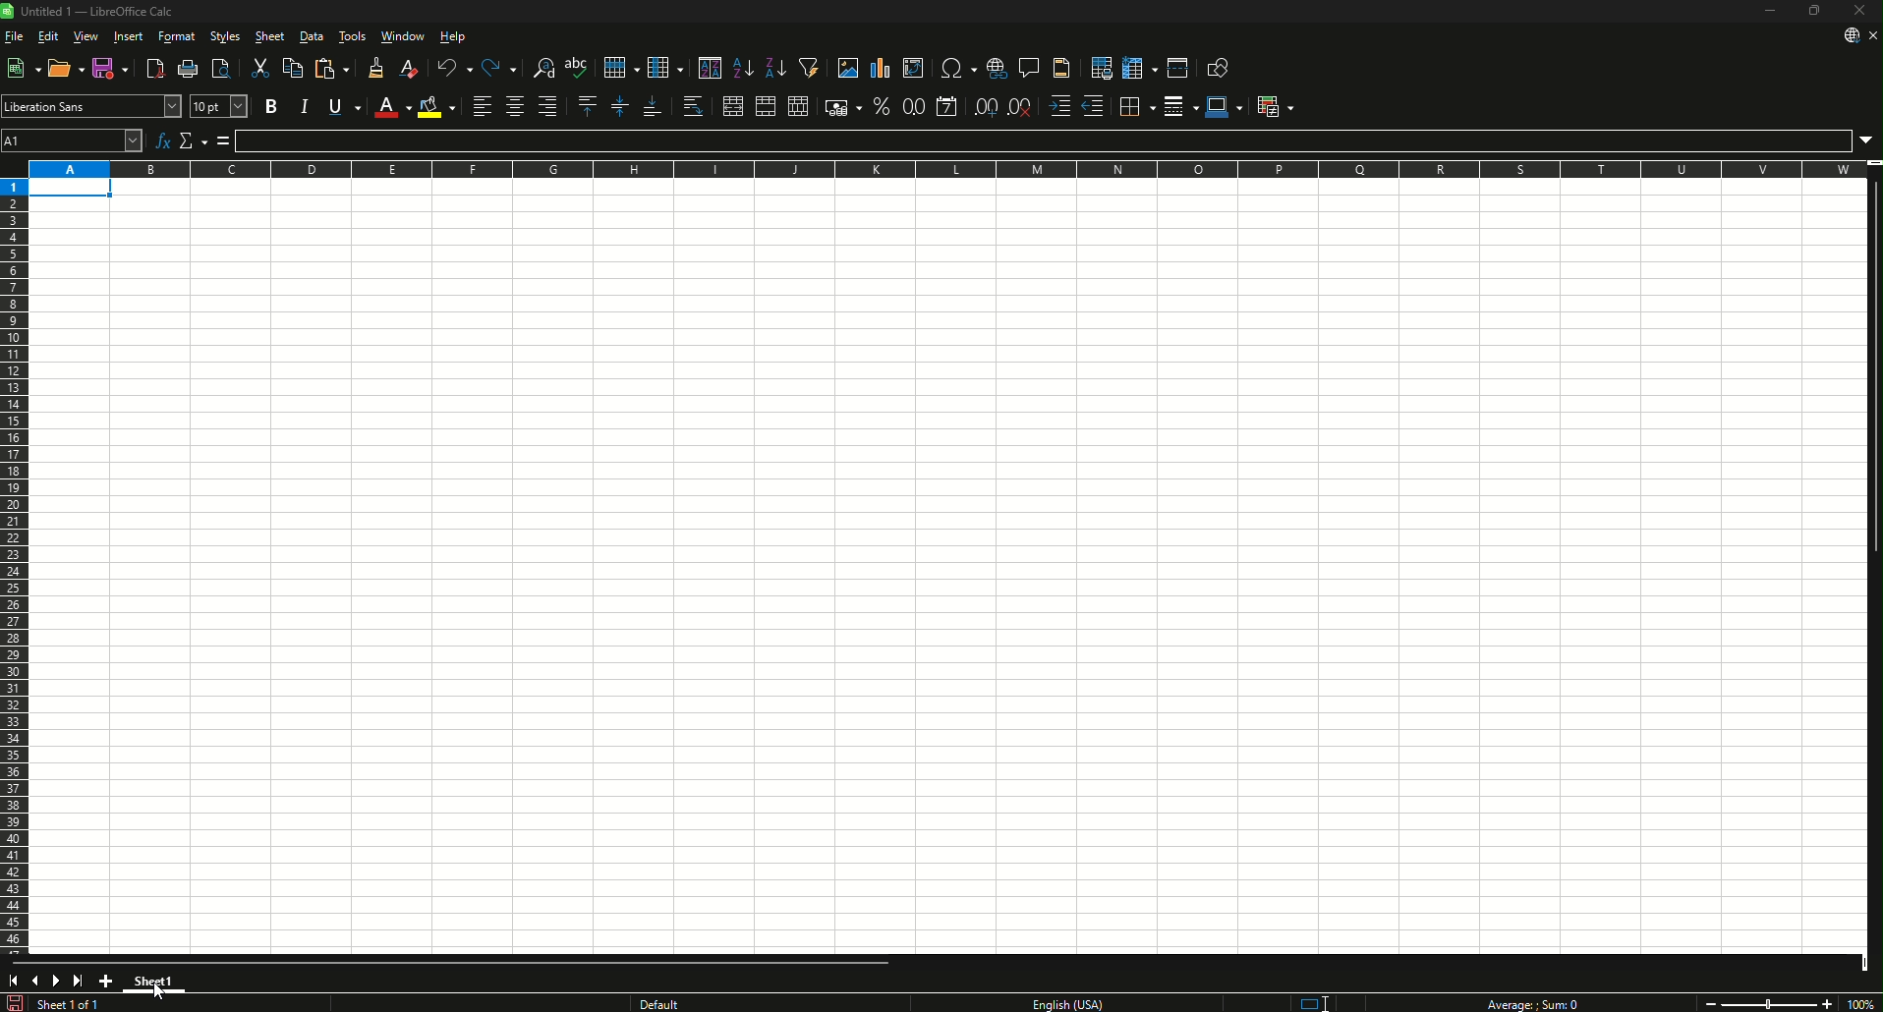 The width and height of the screenshot is (1883, 1012). What do you see at coordinates (766, 106) in the screenshot?
I see `Merge Cells` at bounding box center [766, 106].